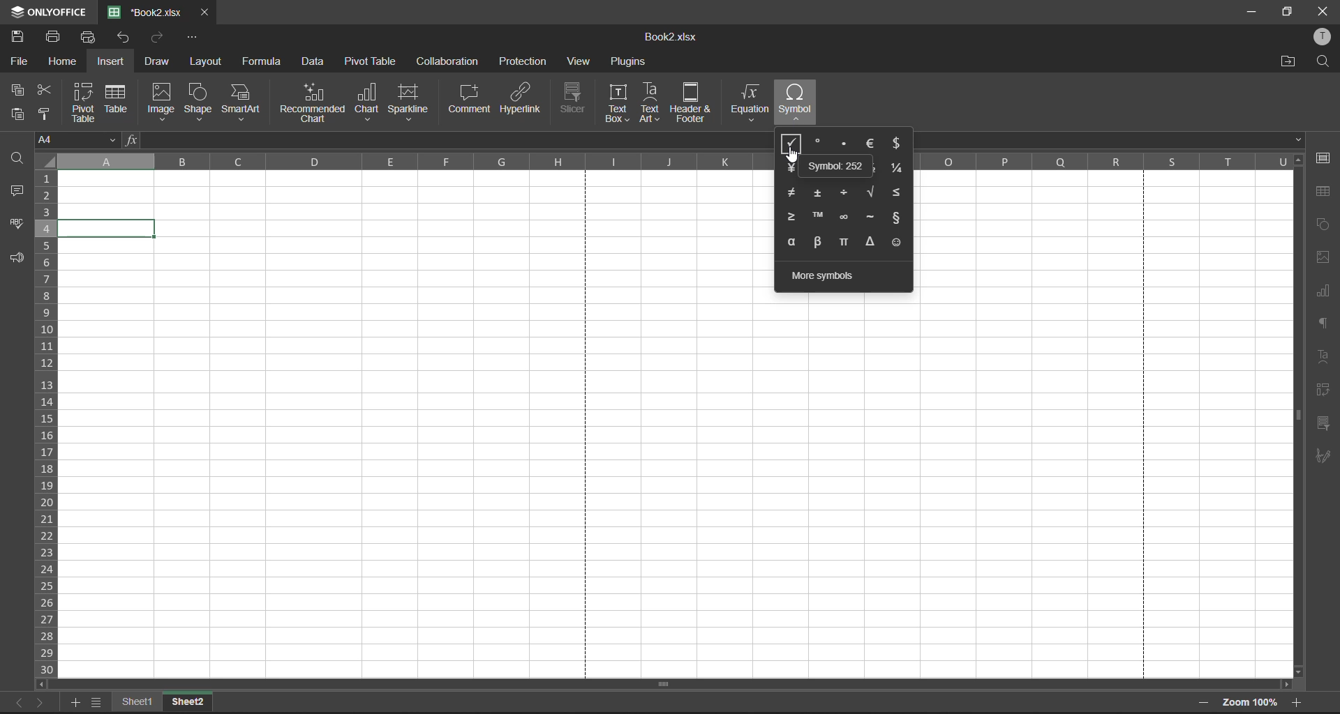  I want to click on copy, so click(17, 90).